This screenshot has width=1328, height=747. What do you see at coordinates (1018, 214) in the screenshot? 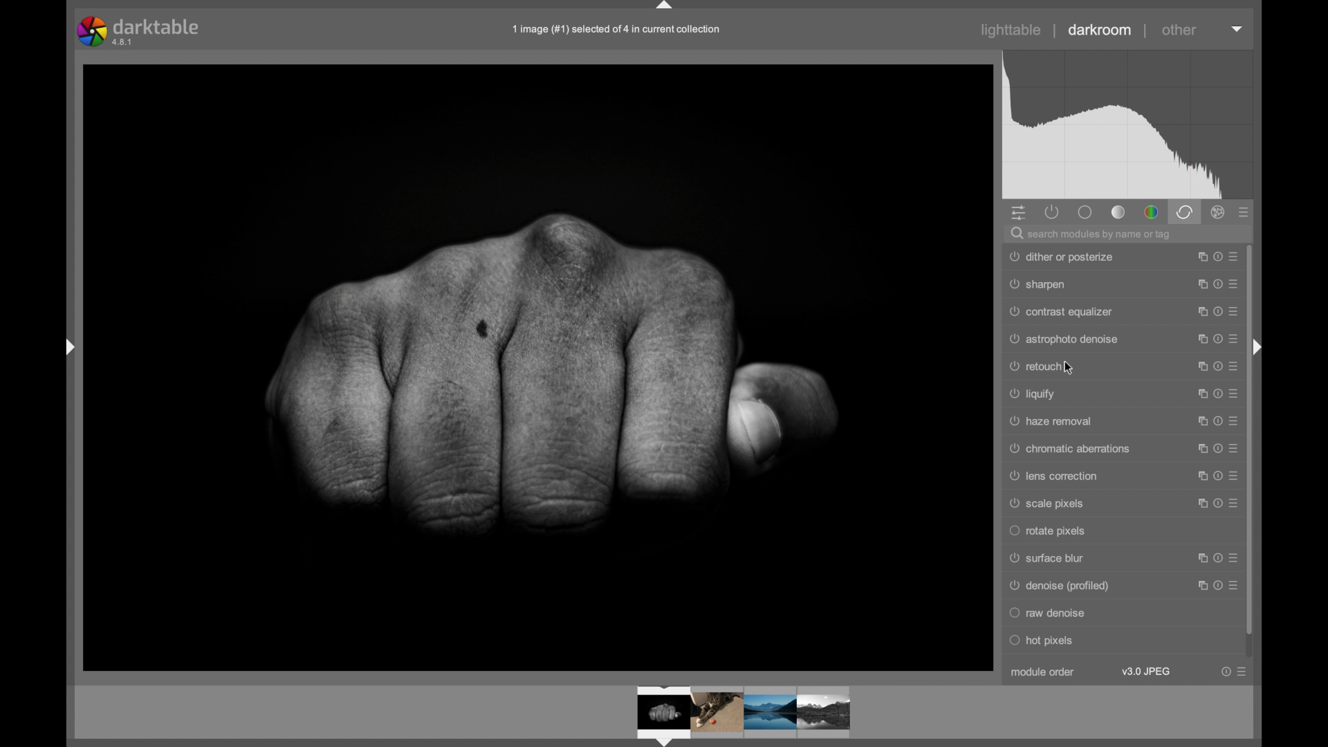
I see `show quick panel` at bounding box center [1018, 214].